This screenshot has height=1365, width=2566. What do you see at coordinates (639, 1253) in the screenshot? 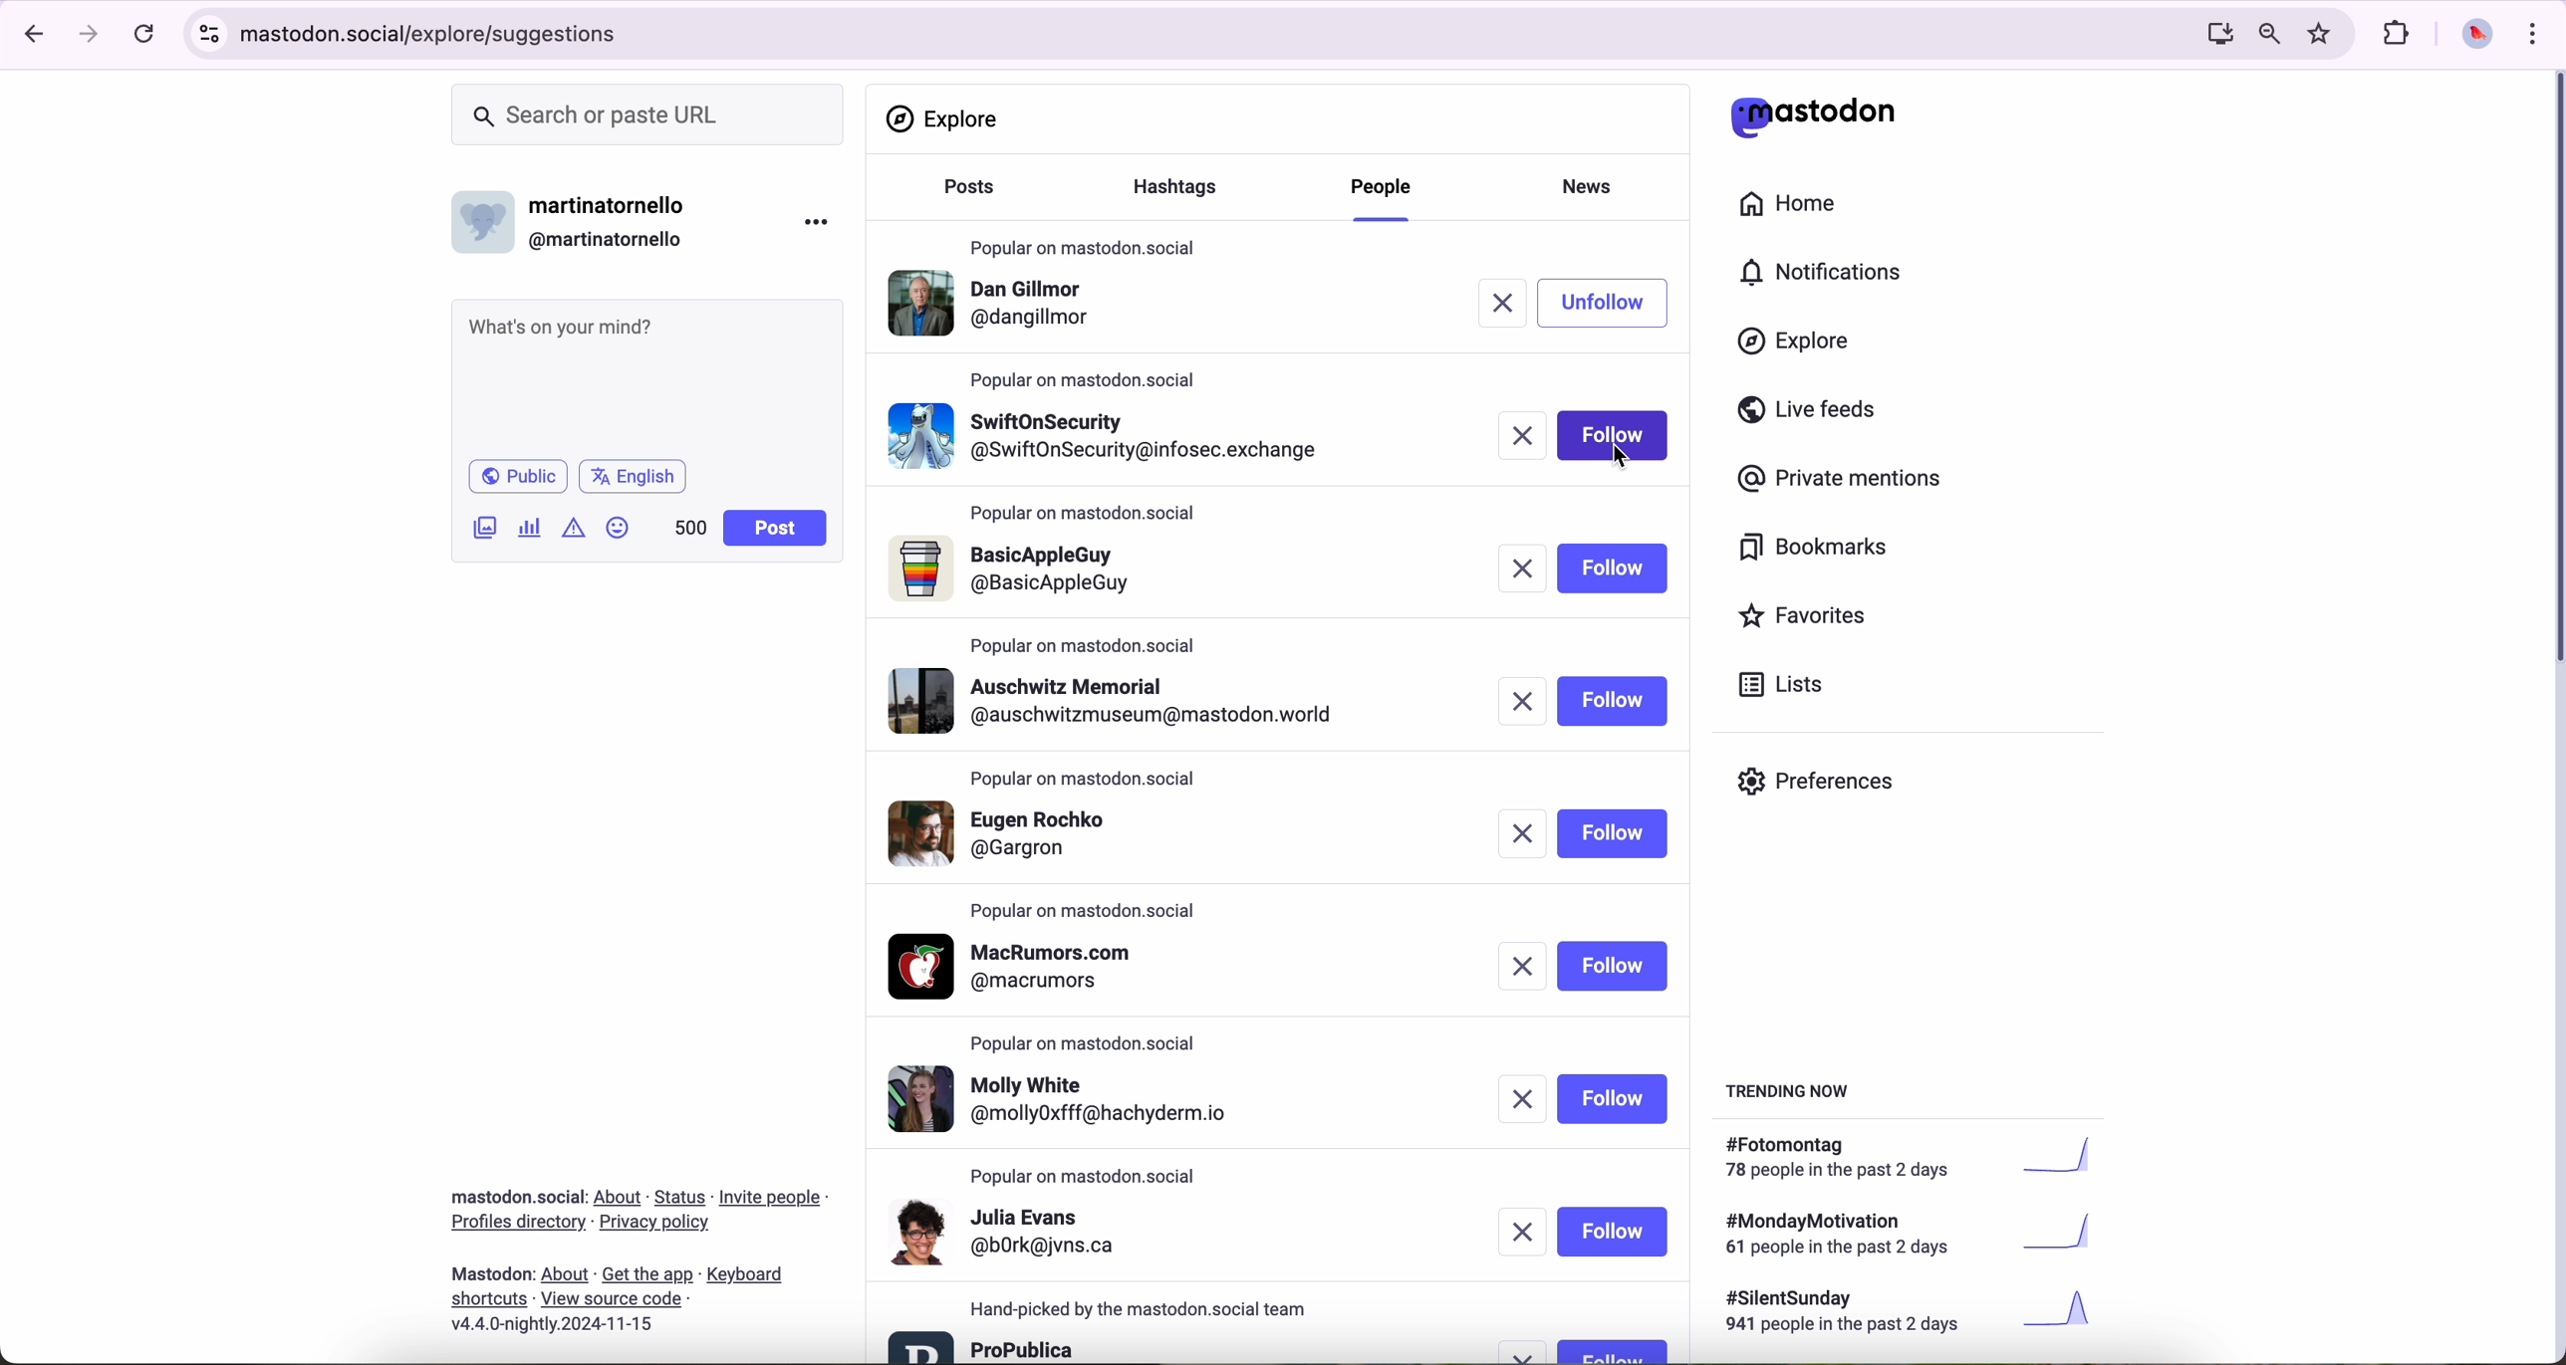
I see `about` at bounding box center [639, 1253].